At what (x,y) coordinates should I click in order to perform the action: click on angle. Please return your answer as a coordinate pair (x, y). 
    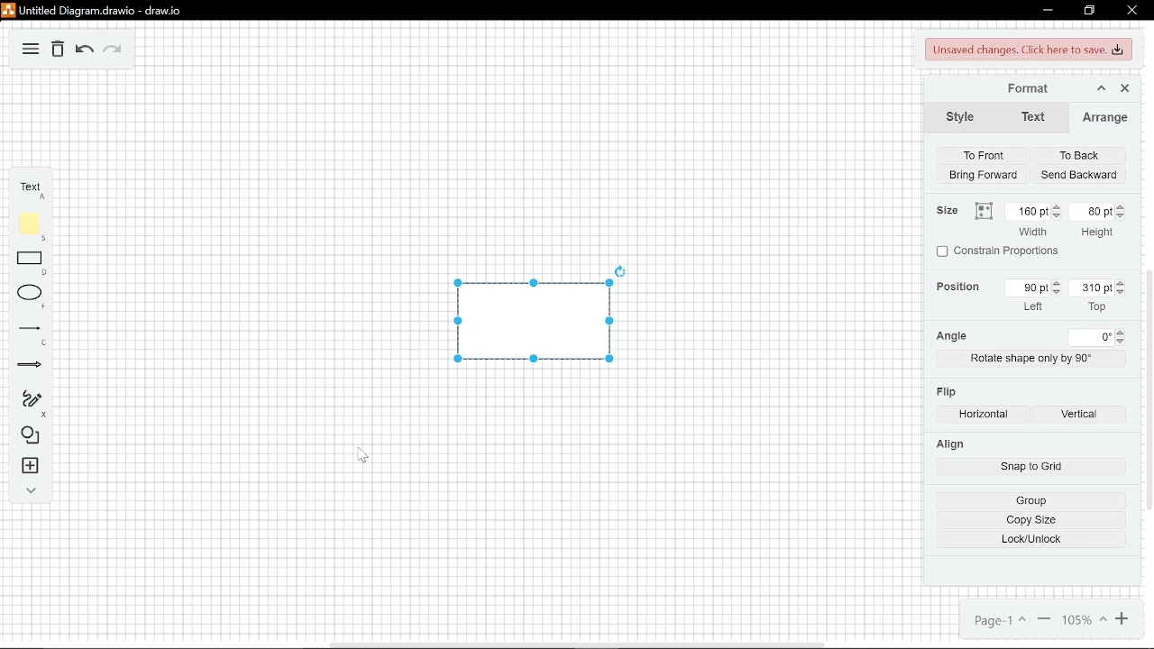
    Looking at the image, I should click on (954, 334).